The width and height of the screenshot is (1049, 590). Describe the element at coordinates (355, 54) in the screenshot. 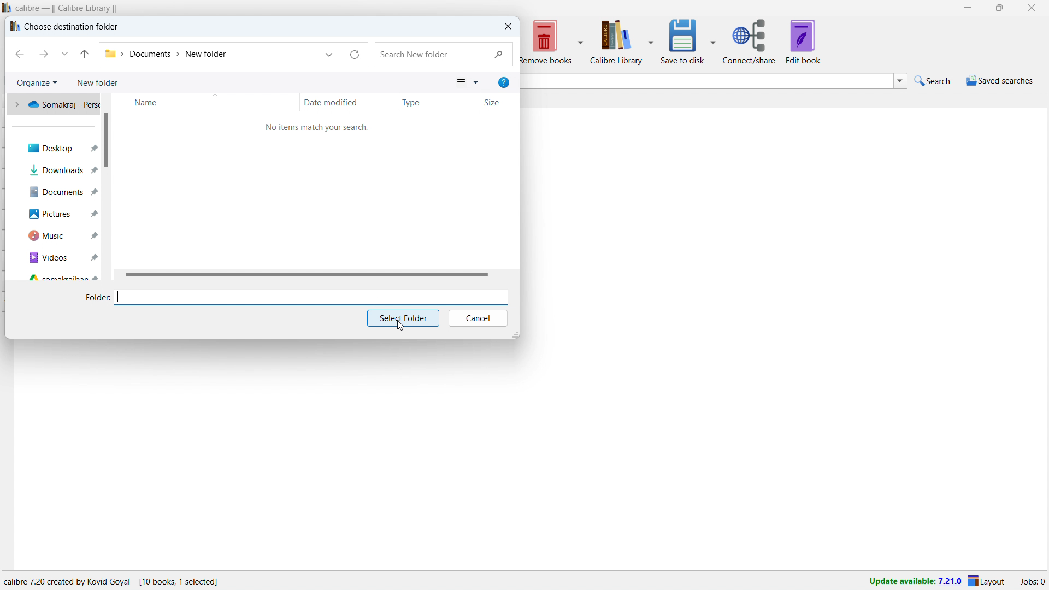

I see `reload` at that location.